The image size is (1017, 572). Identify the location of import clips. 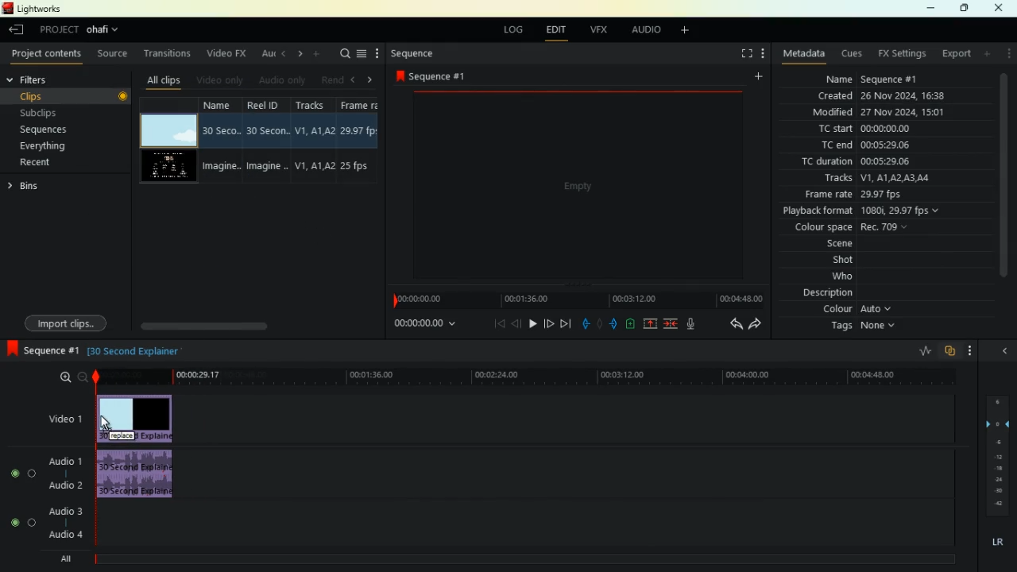
(66, 322).